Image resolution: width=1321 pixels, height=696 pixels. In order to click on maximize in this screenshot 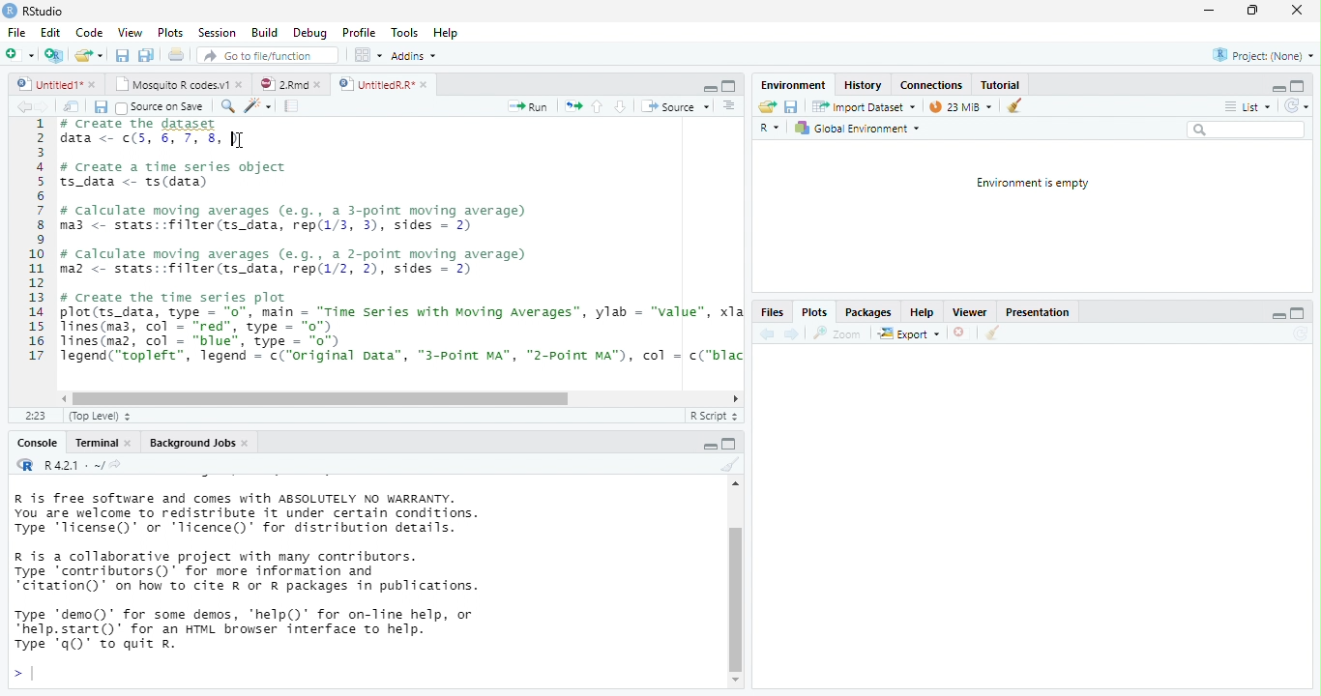, I will do `click(1298, 85)`.